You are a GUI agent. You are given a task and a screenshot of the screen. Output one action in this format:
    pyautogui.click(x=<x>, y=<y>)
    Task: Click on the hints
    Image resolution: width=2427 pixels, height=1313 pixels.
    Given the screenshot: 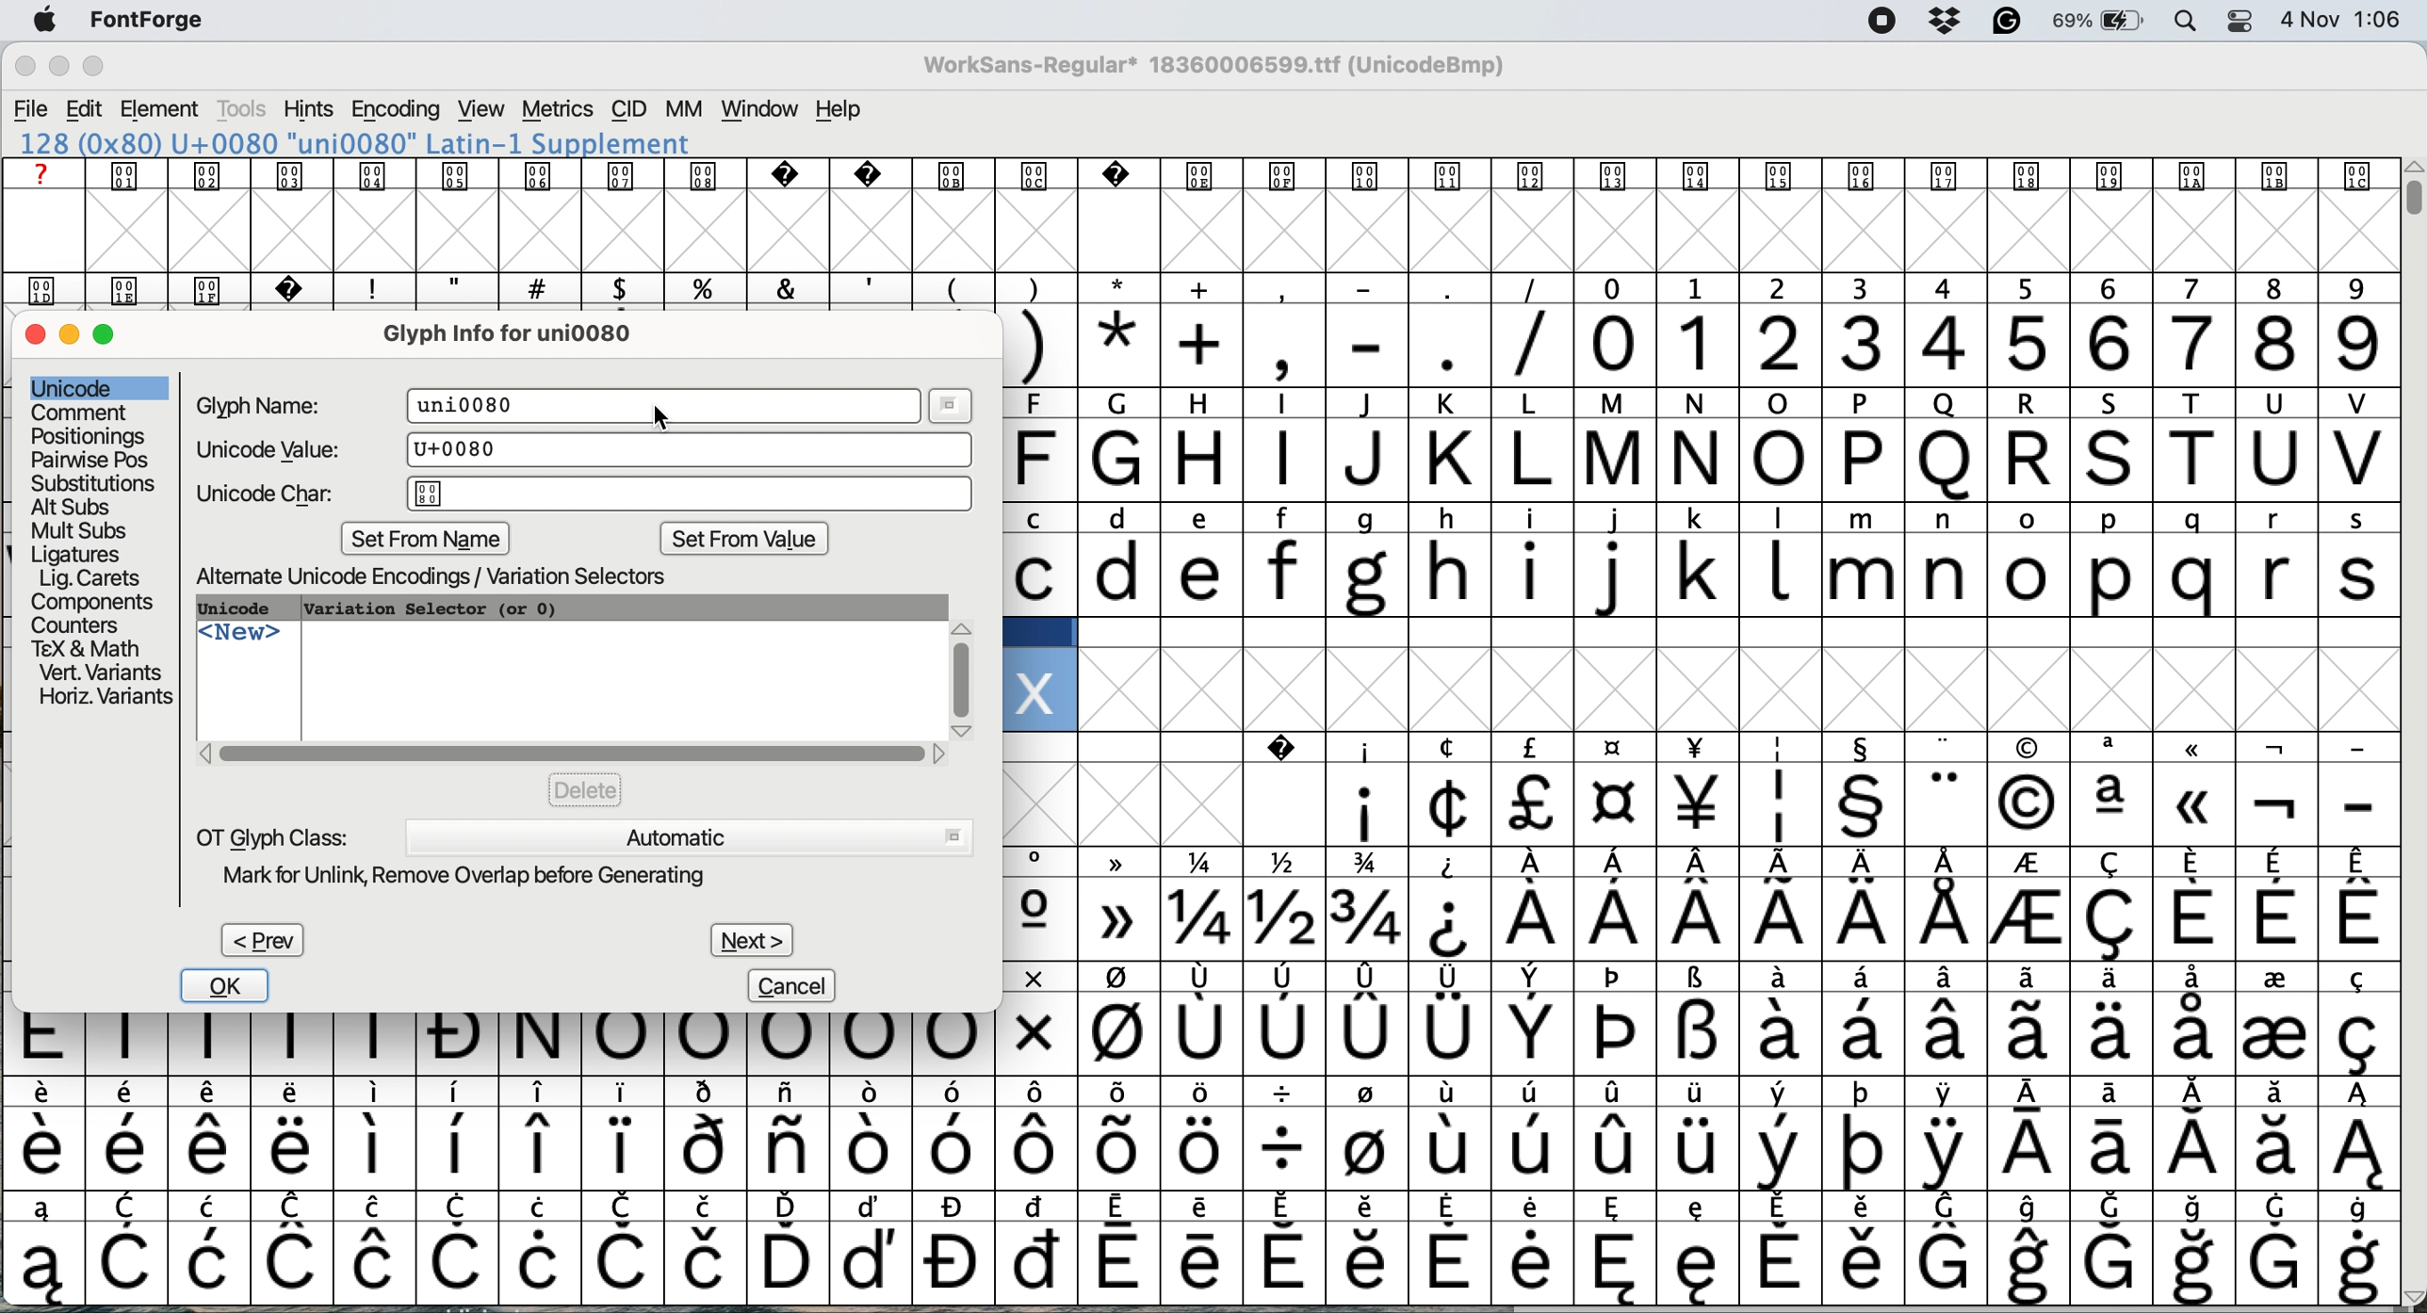 What is the action you would take?
    pyautogui.click(x=309, y=111)
    